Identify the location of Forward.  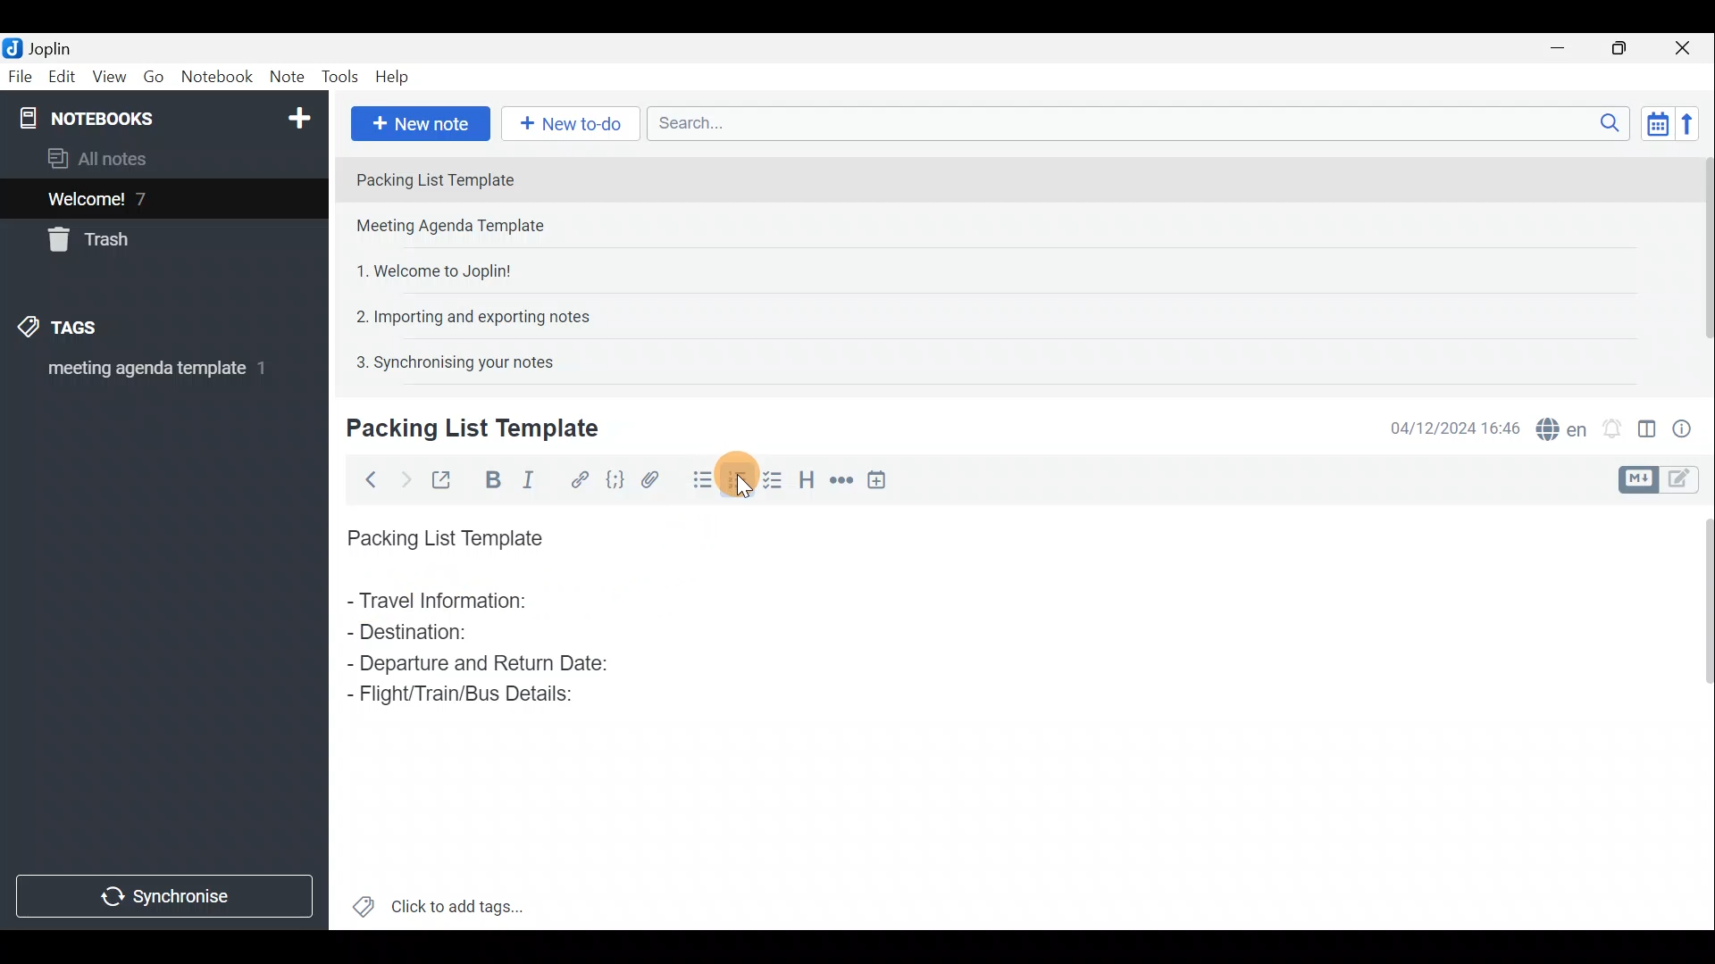
(402, 478).